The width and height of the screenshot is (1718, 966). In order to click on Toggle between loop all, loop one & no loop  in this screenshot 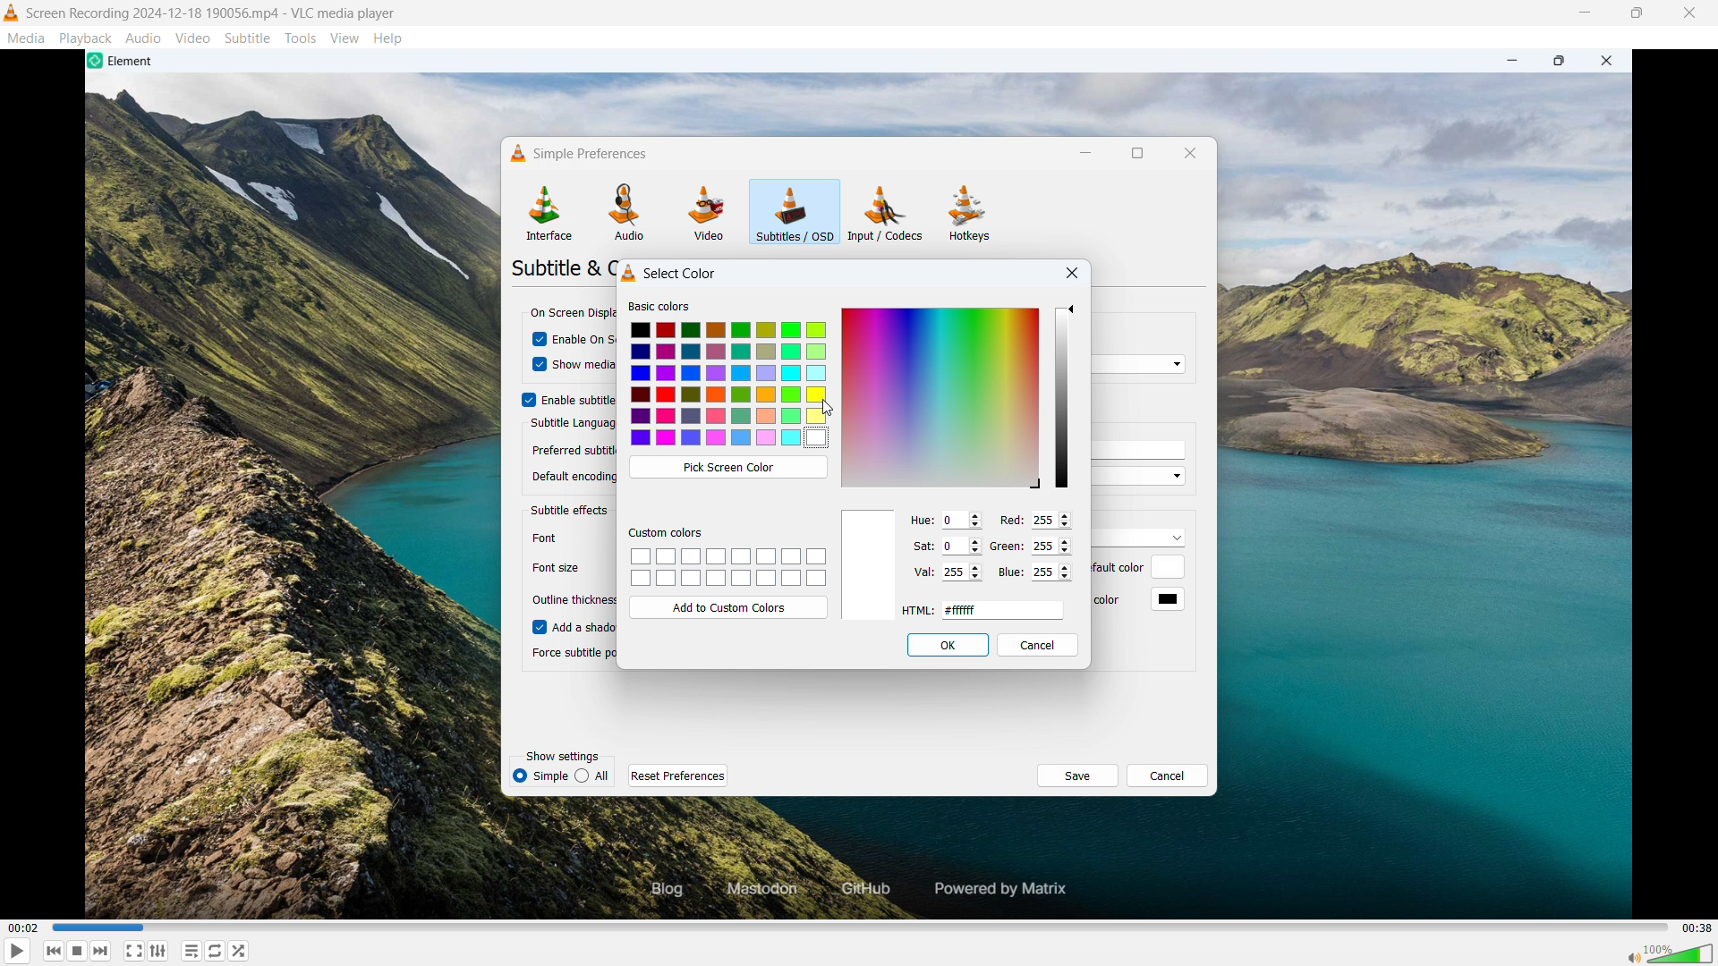, I will do `click(216, 950)`.